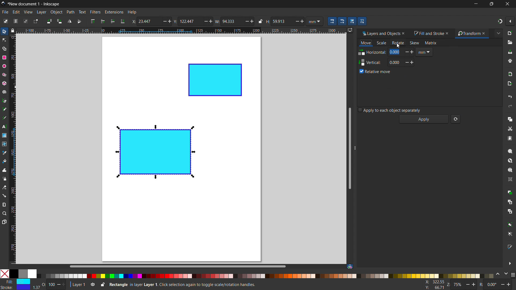 The image size is (516, 290). I want to click on cut, so click(510, 129).